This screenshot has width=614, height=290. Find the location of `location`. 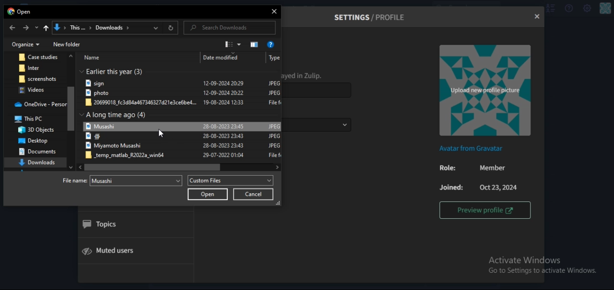

location is located at coordinates (100, 28).